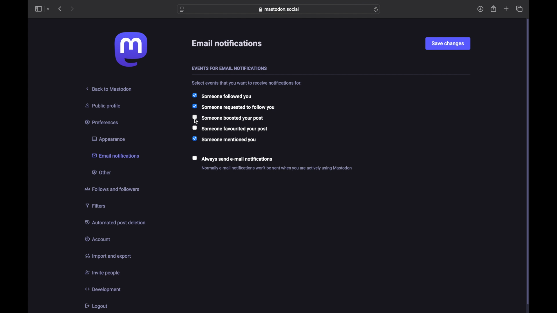 The image size is (557, 313). Describe the element at coordinates (102, 122) in the screenshot. I see `preferences` at that location.